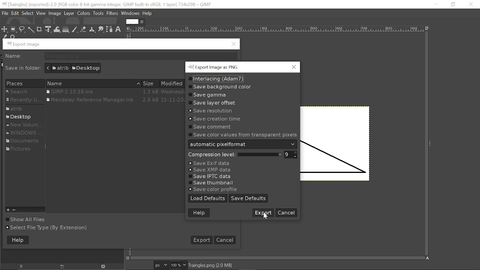 This screenshot has width=480, height=270. Describe the element at coordinates (93, 83) in the screenshot. I see `Name of the file` at that location.